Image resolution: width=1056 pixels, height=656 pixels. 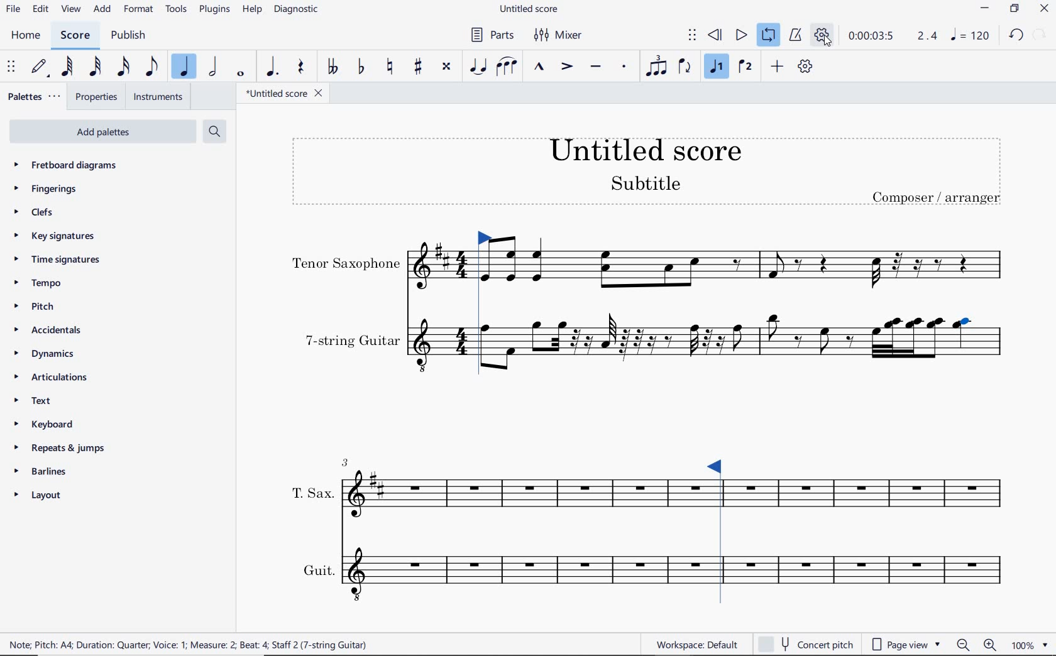 What do you see at coordinates (67, 165) in the screenshot?
I see `FRETBOARD DIAGRAMS` at bounding box center [67, 165].